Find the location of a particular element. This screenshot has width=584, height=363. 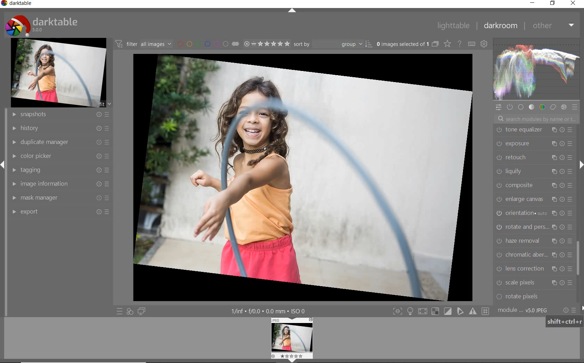

selected image is located at coordinates (303, 177).